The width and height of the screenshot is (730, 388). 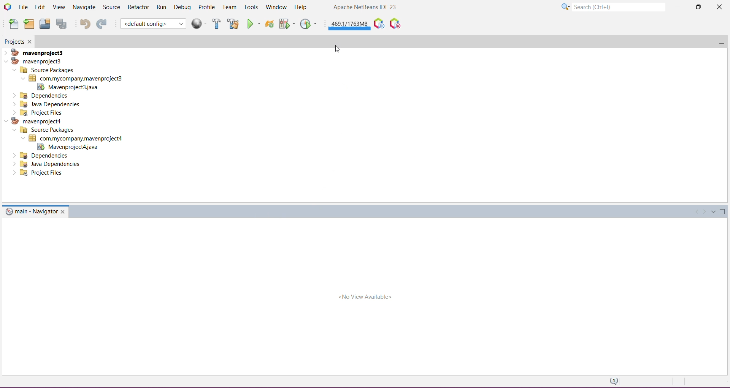 What do you see at coordinates (36, 61) in the screenshot?
I see `mavenproject3` at bounding box center [36, 61].